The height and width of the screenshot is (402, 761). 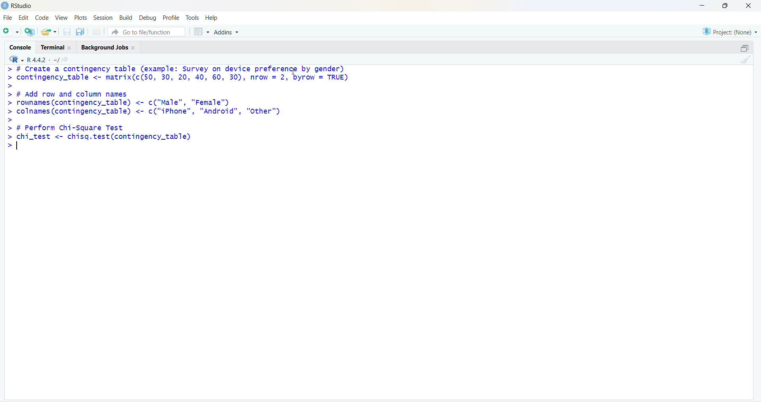 I want to click on > # Create a contingency table (example: Survey on device prefere"t by gender)
> contingency_table <- matrix(c(50, 30, 20, 40, 60, 30), nrow = 2, byrow = TRUE), so click(x=178, y=74).